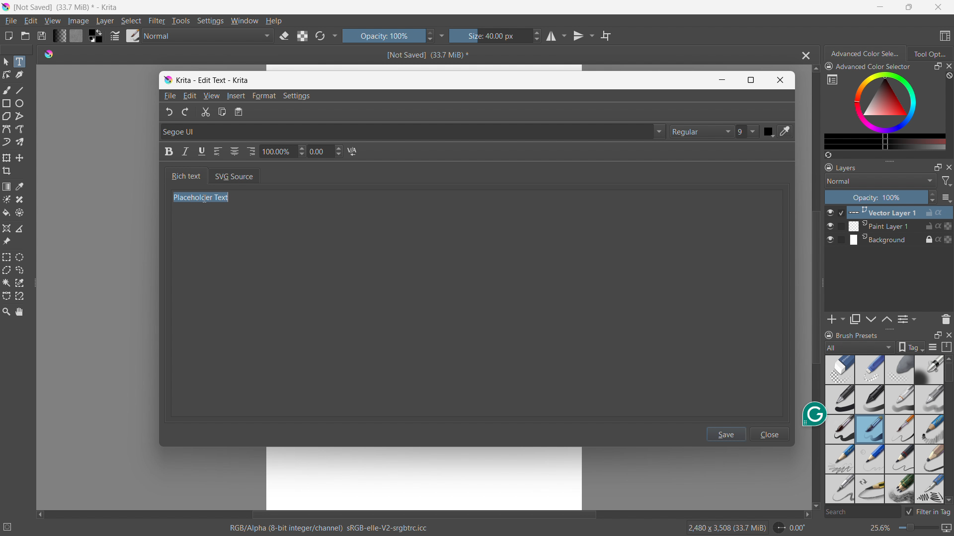  Describe the element at coordinates (928, 430) in the screenshot. I see `sketch pencil` at that location.